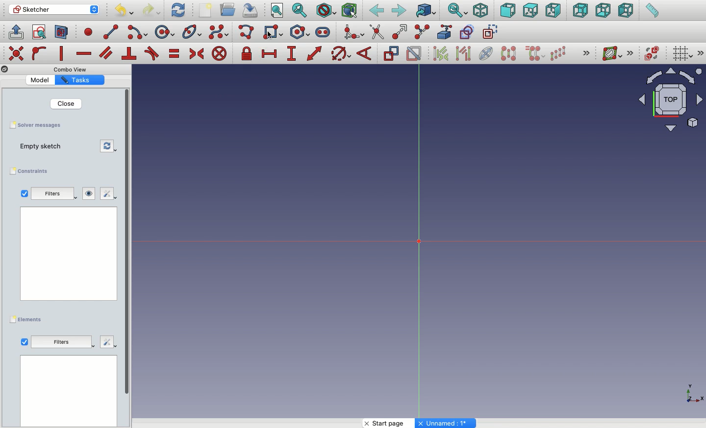  What do you see at coordinates (64, 33) in the screenshot?
I see `view sections` at bounding box center [64, 33].